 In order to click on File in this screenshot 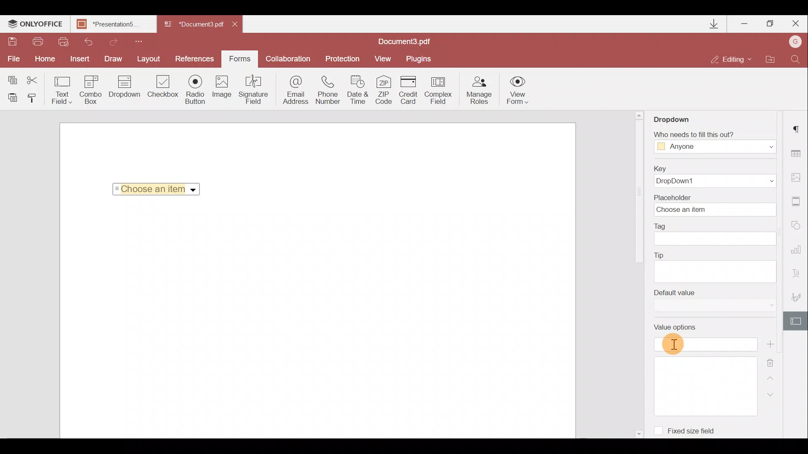, I will do `click(13, 59)`.